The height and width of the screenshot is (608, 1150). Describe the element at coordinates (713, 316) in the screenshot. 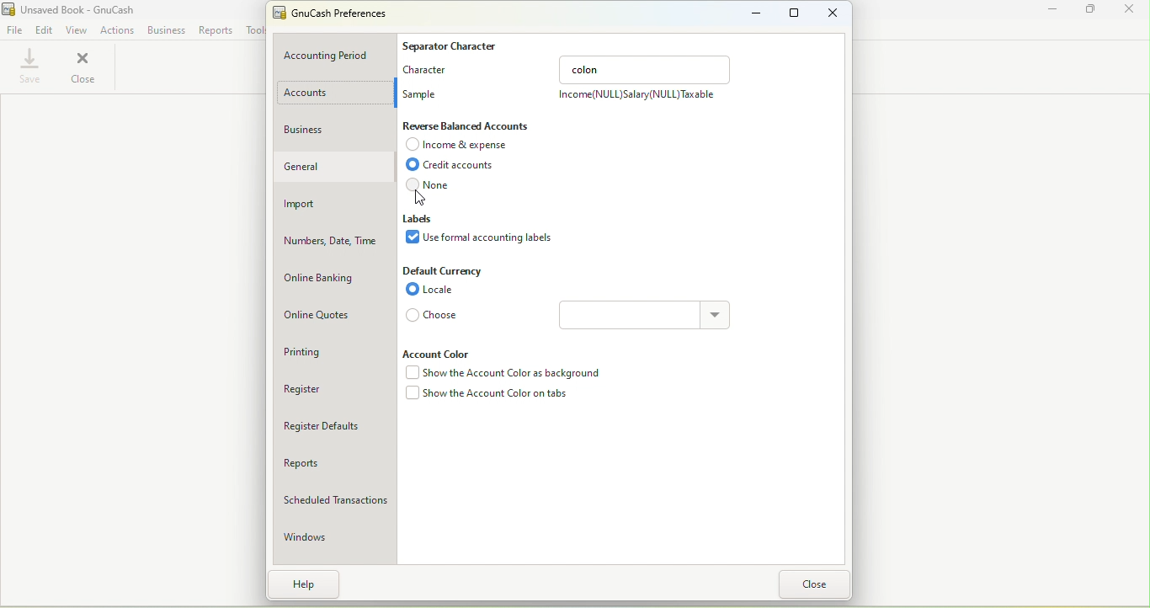

I see `Drop down` at that location.